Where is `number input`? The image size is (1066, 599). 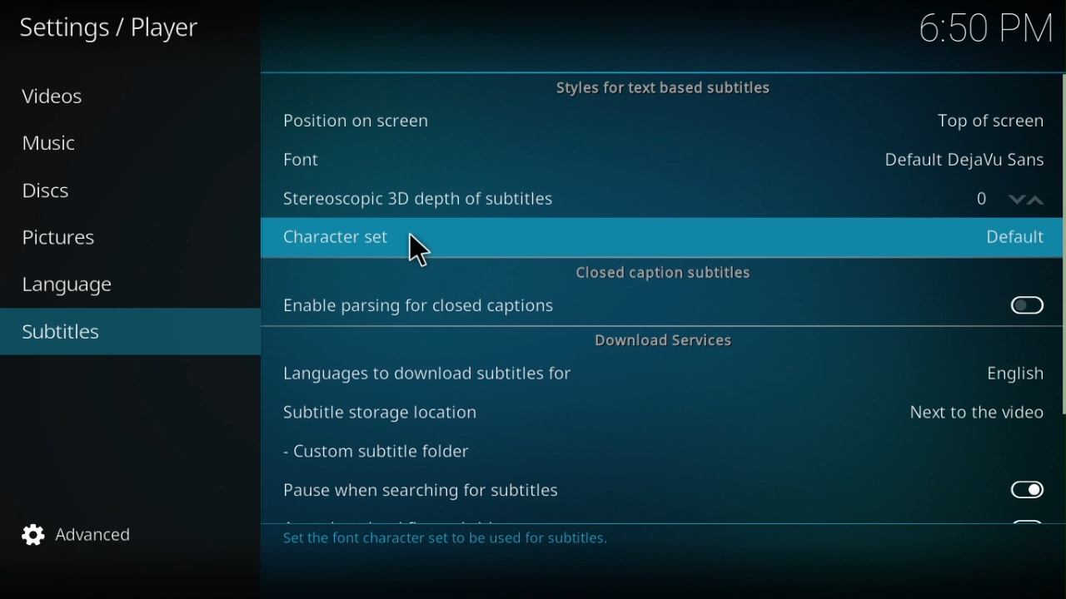
number input is located at coordinates (997, 197).